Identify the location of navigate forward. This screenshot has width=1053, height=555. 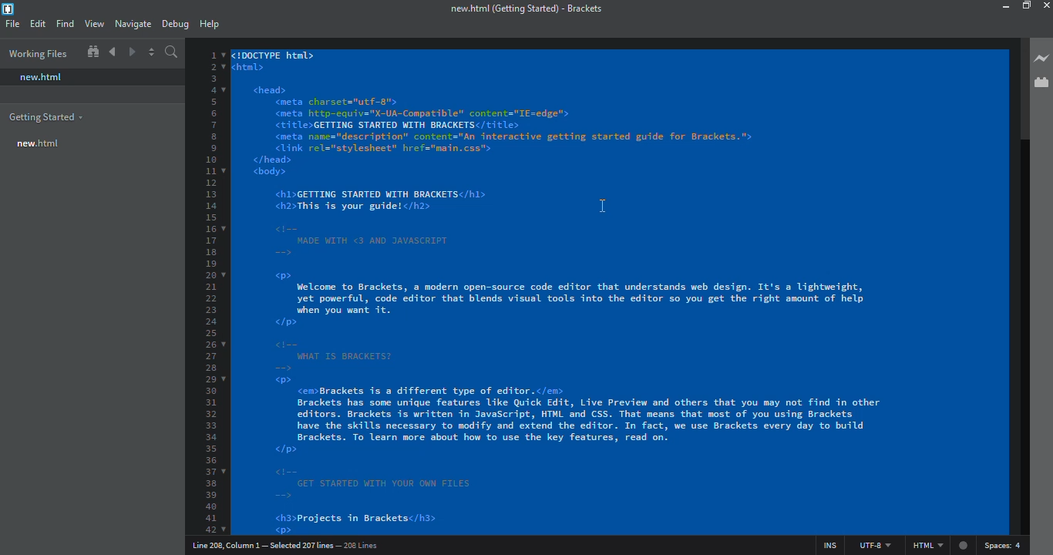
(131, 52).